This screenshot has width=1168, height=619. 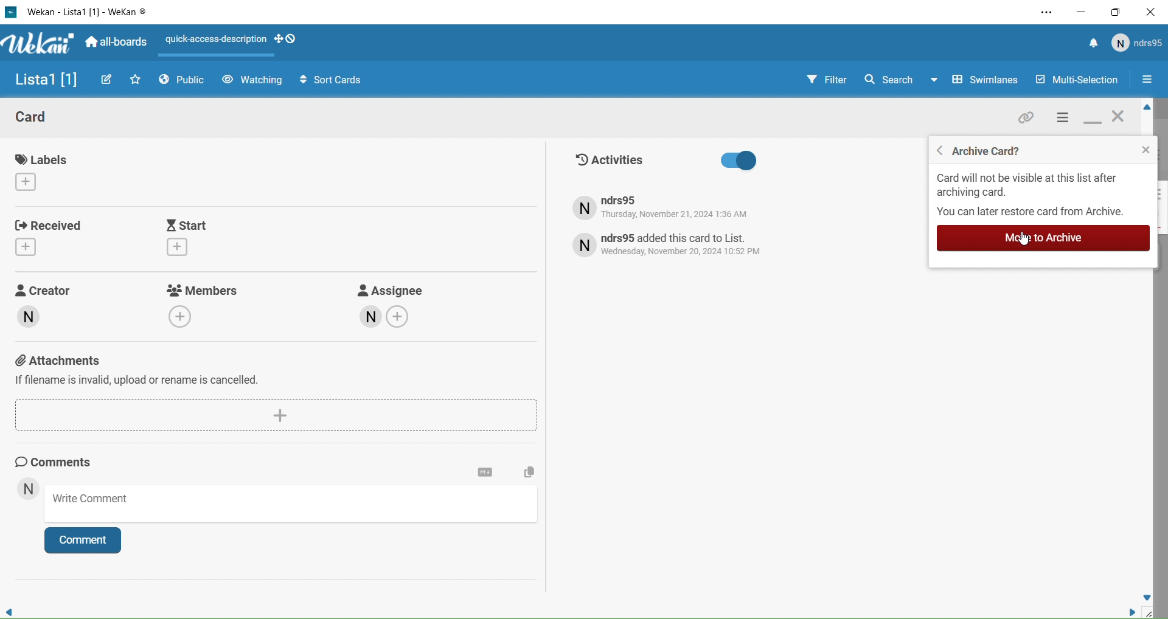 I want to click on Sort Cards, so click(x=336, y=78).